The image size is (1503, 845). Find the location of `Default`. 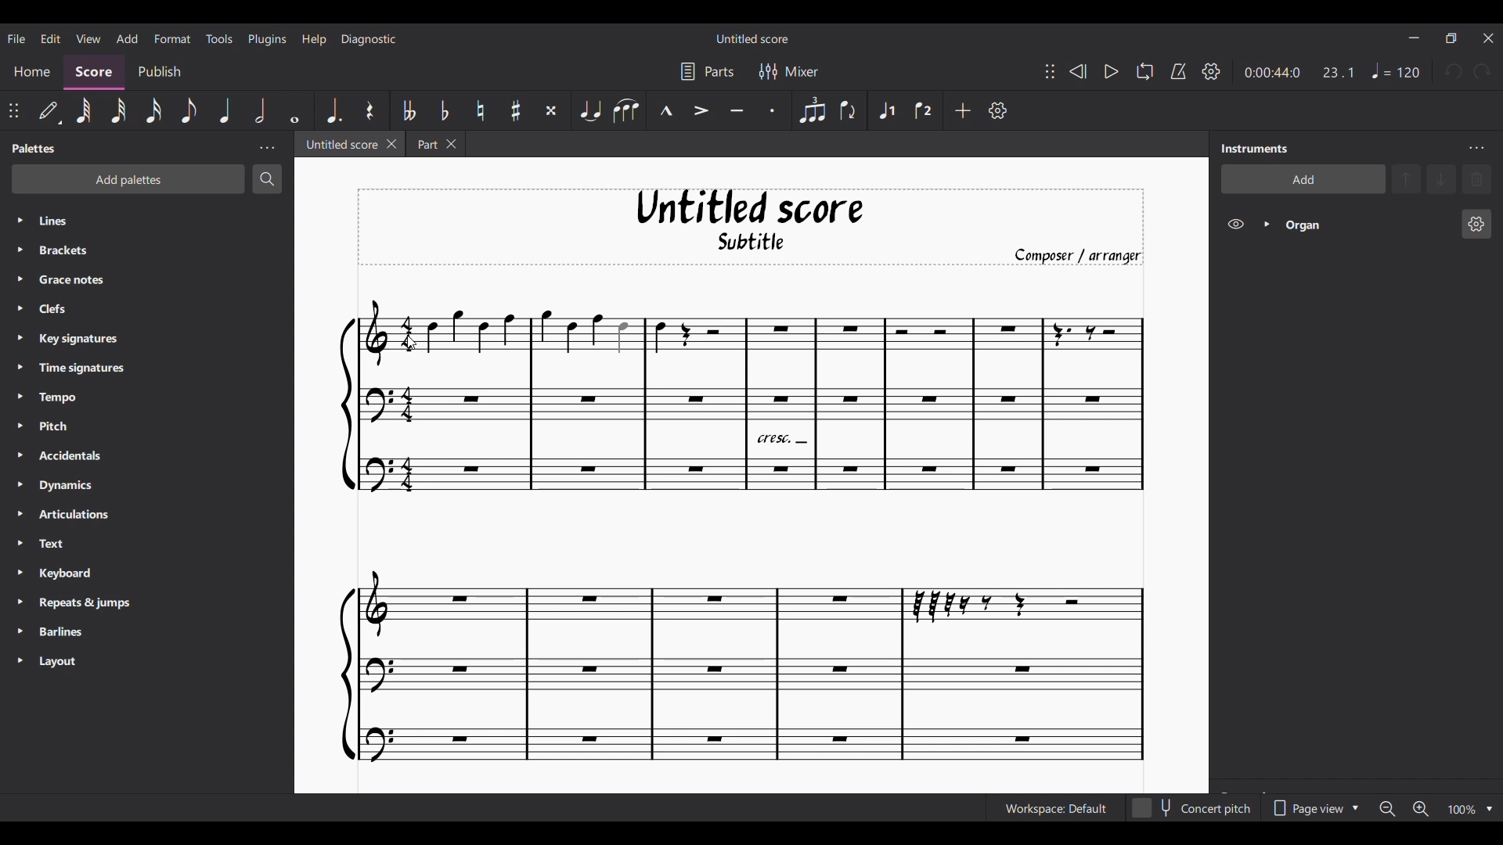

Default is located at coordinates (49, 110).